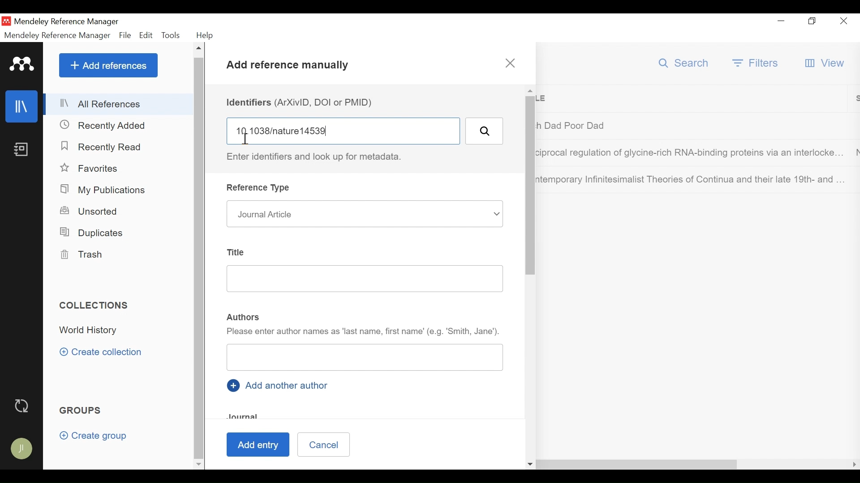  I want to click on Add references manually, so click(291, 67).